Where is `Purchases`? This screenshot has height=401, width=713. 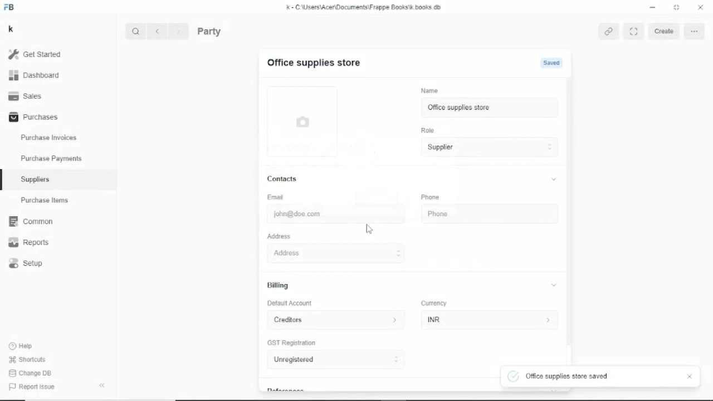 Purchases is located at coordinates (32, 118).